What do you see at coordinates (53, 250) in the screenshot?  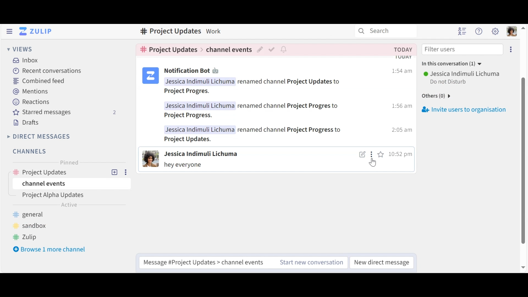 I see `Bowser 1 more channel` at bounding box center [53, 250].